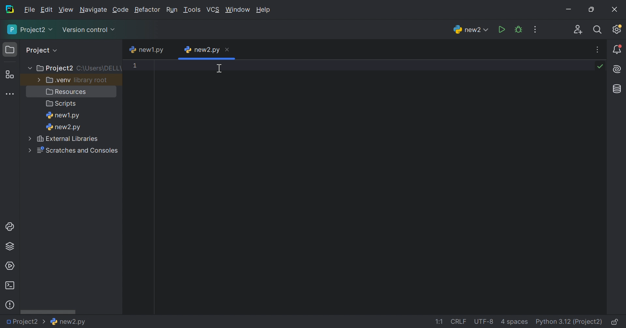  Describe the element at coordinates (42, 49) in the screenshot. I see `Project` at that location.